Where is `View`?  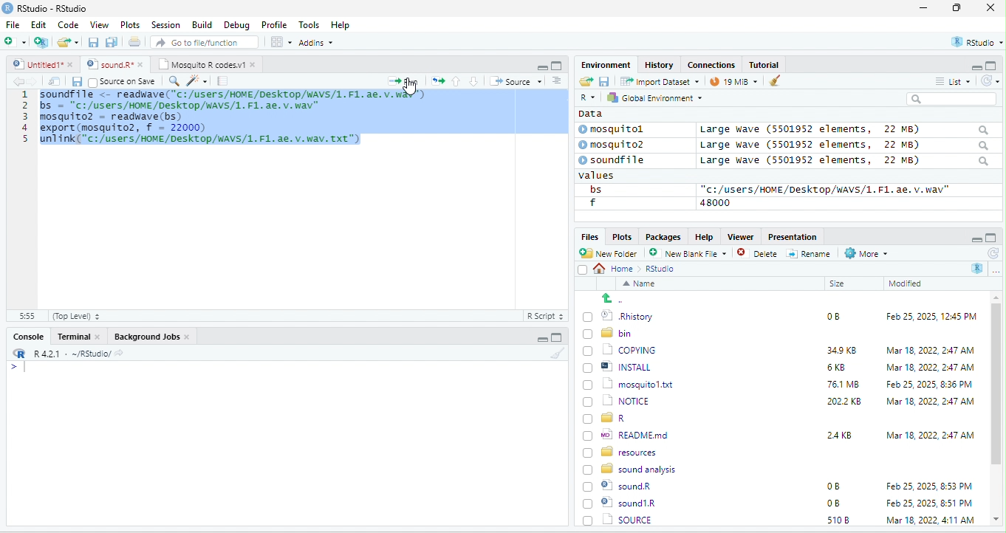
View is located at coordinates (98, 26).